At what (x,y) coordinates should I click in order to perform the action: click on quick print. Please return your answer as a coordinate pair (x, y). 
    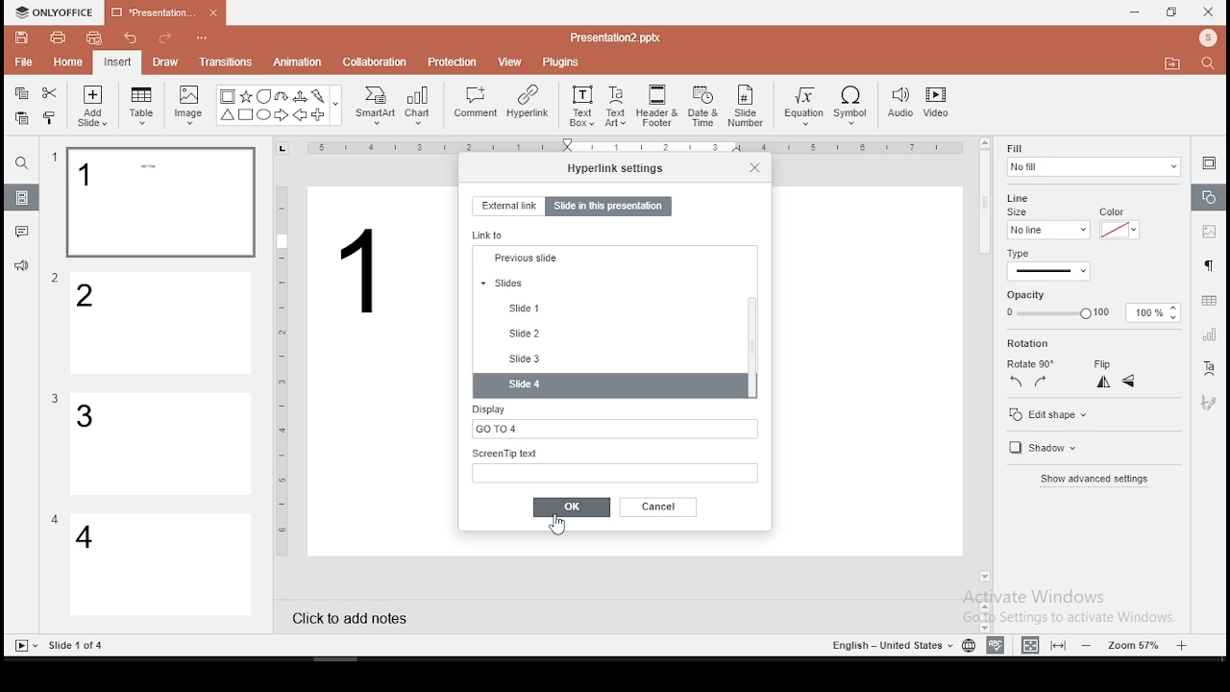
    Looking at the image, I should click on (94, 37).